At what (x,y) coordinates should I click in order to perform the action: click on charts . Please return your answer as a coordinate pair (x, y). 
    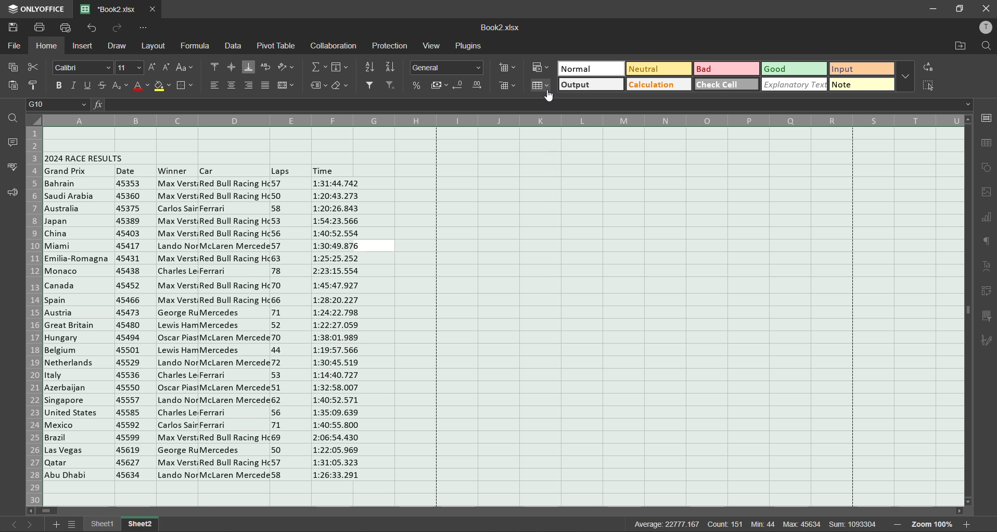
    Looking at the image, I should click on (987, 218).